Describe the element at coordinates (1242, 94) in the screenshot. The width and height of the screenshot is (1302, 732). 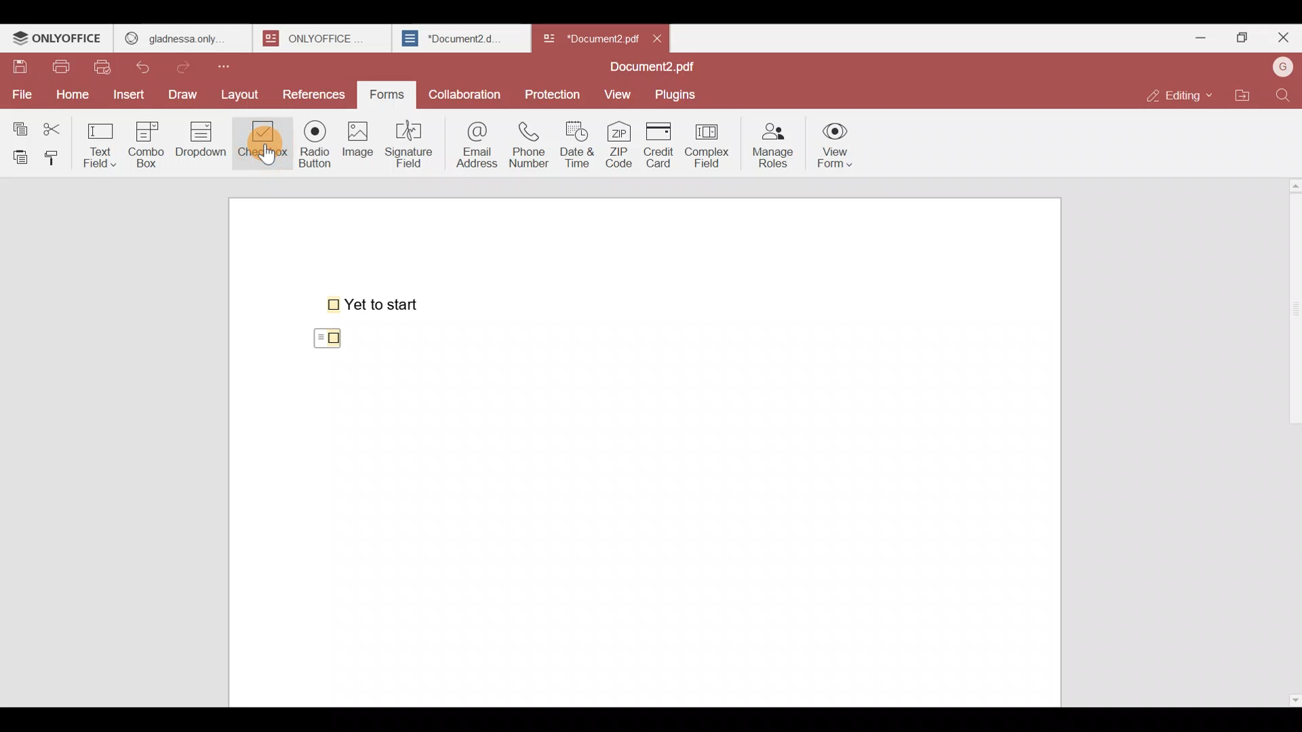
I see `Open file location` at that location.